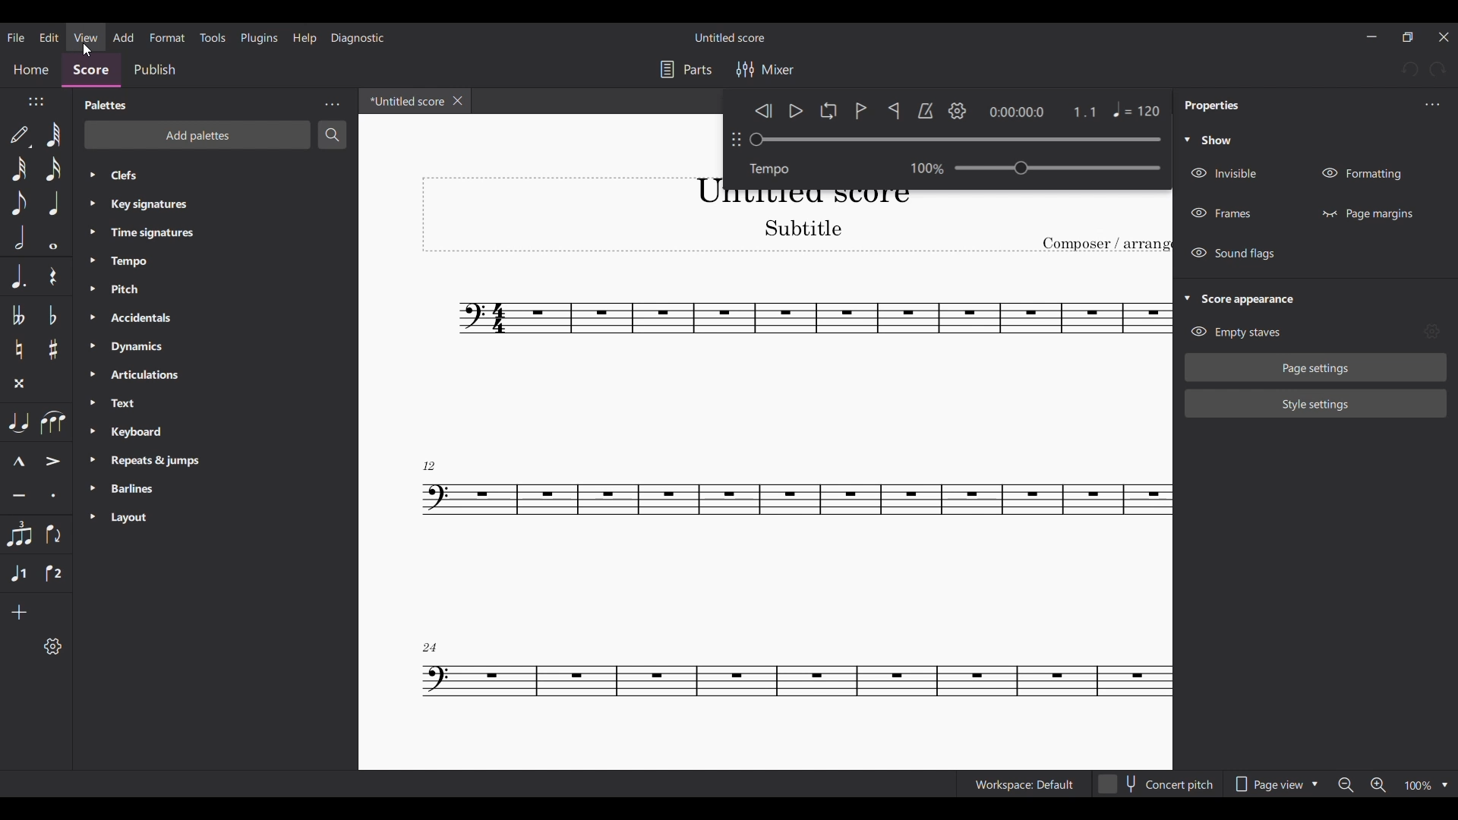 The height and width of the screenshot is (820, 1458). What do you see at coordinates (196, 519) in the screenshot?
I see `Layout` at bounding box center [196, 519].